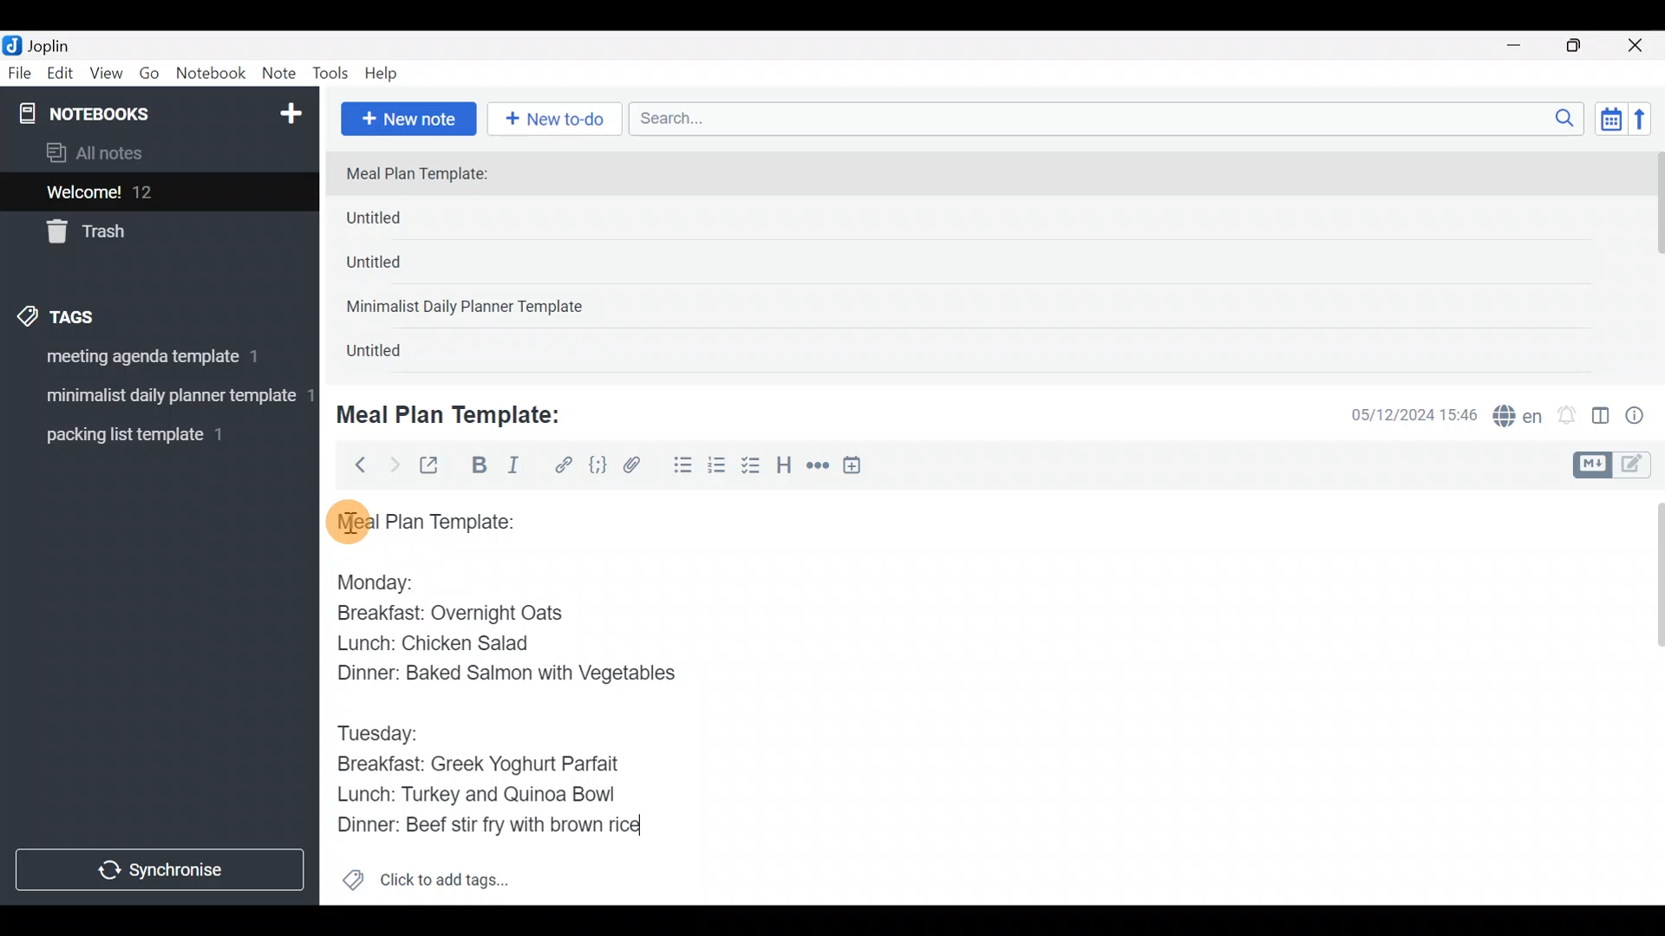  I want to click on Breakfast: Greek Yoghurt Parfait, so click(481, 766).